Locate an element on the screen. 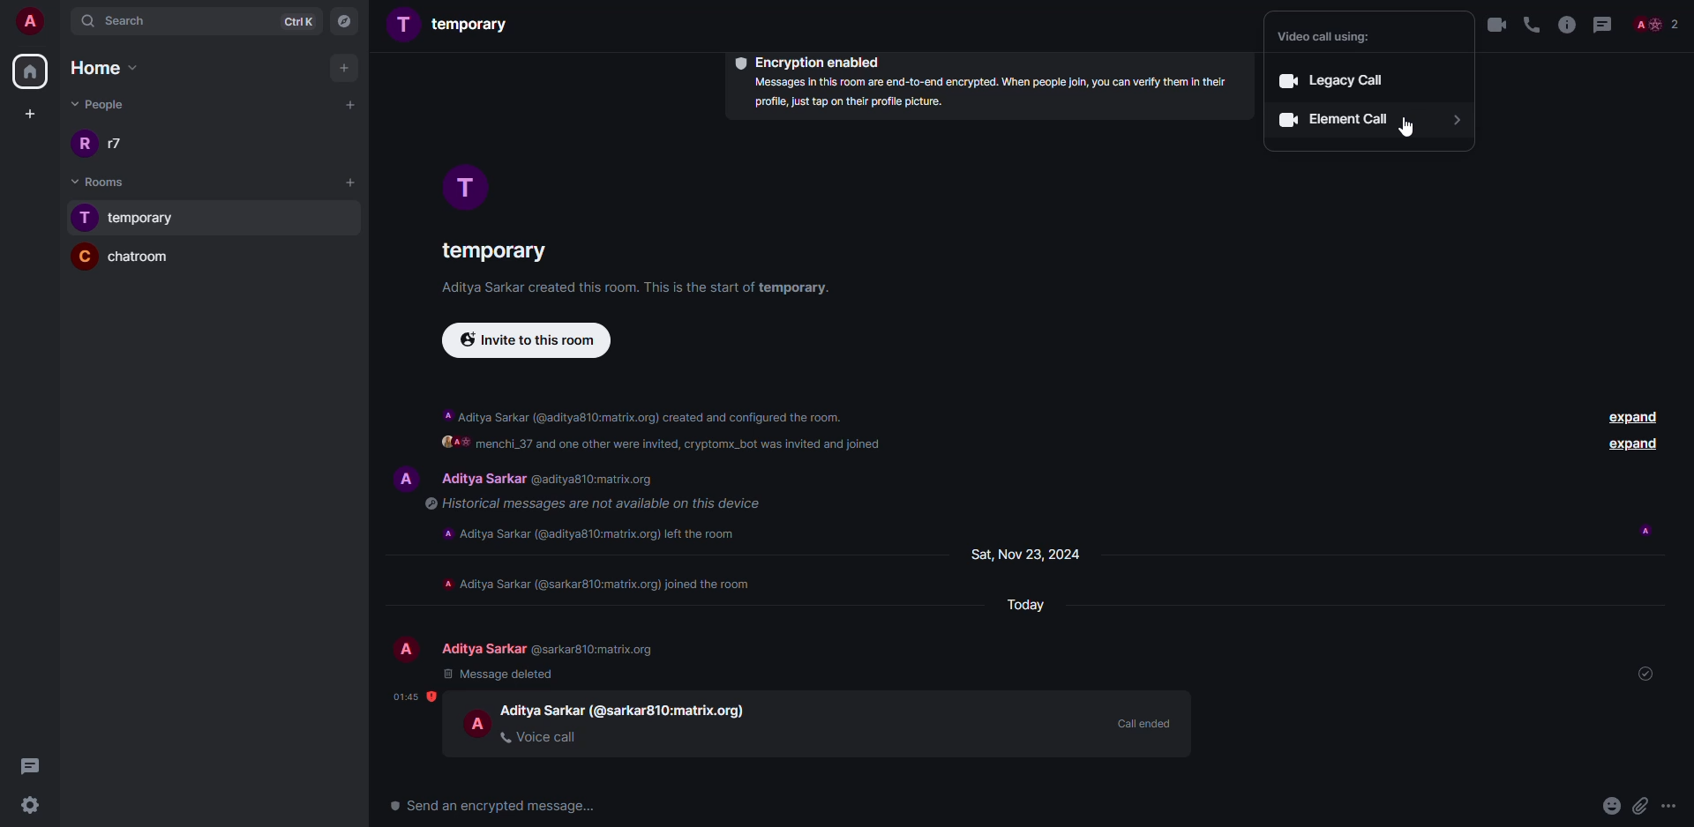 This screenshot has width=1694, height=827. threads is located at coordinates (31, 764).